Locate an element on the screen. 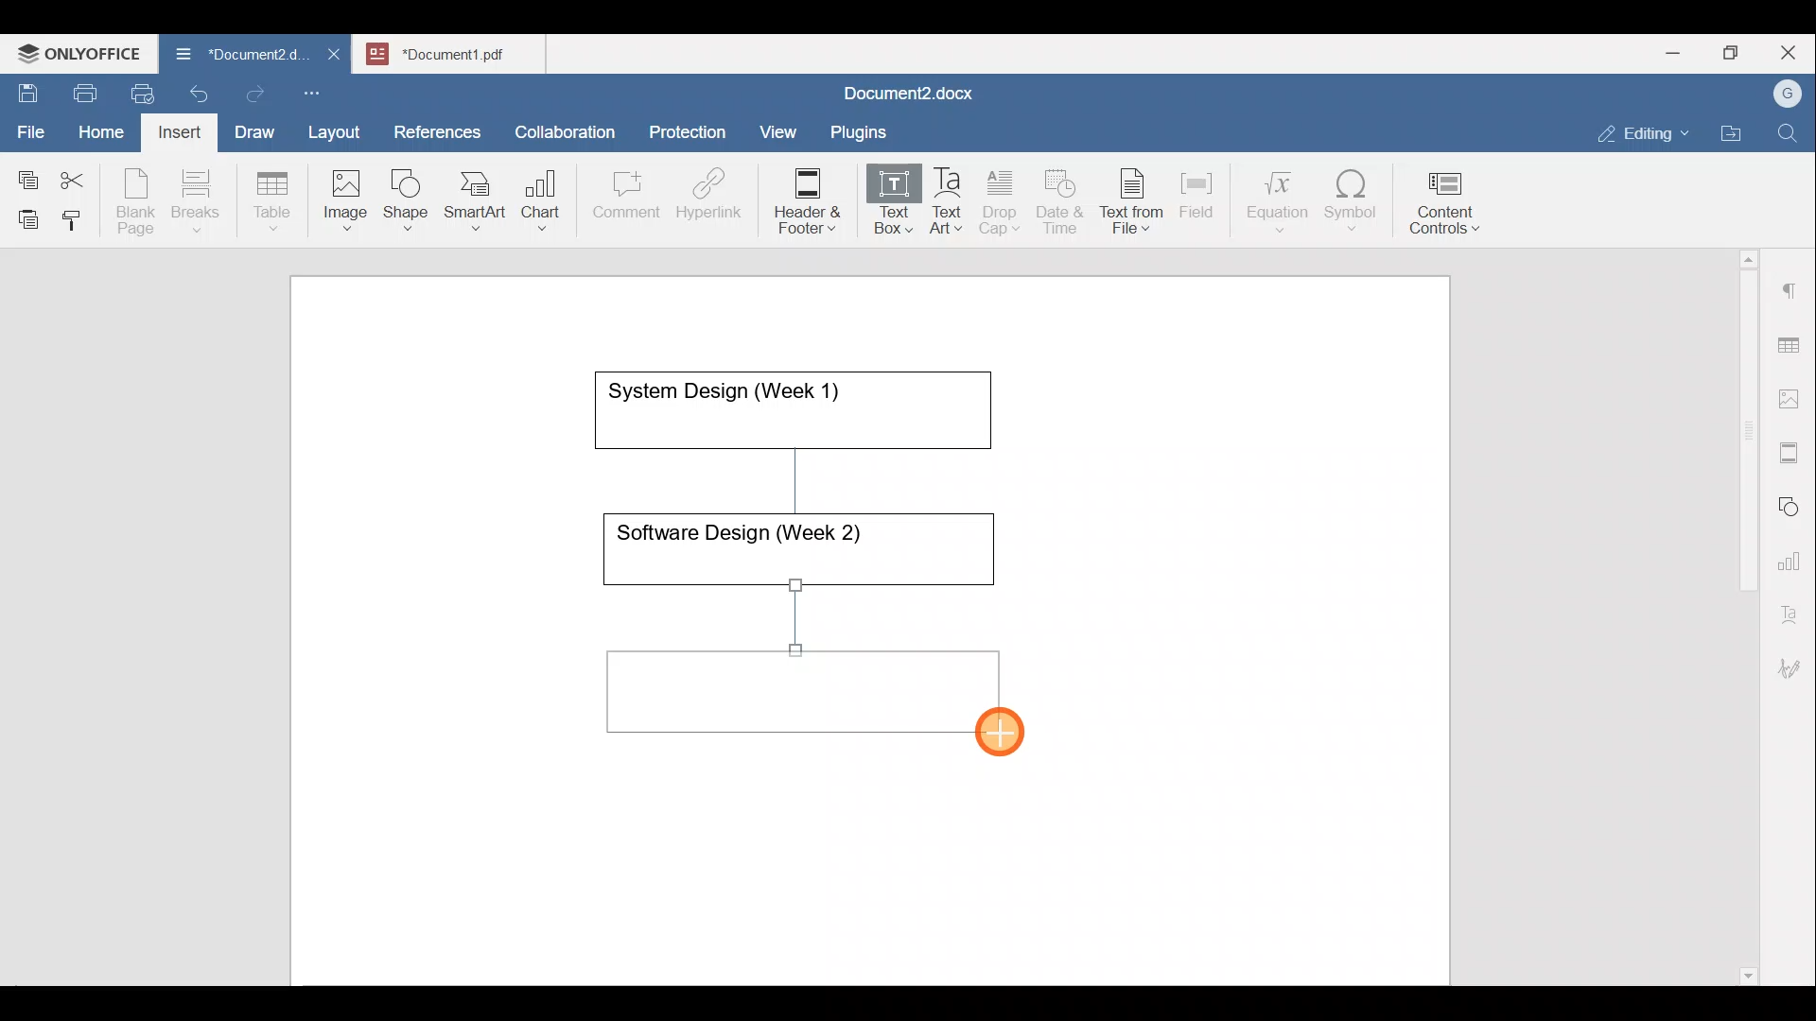 The image size is (1816, 1021). Table is located at coordinates (273, 197).